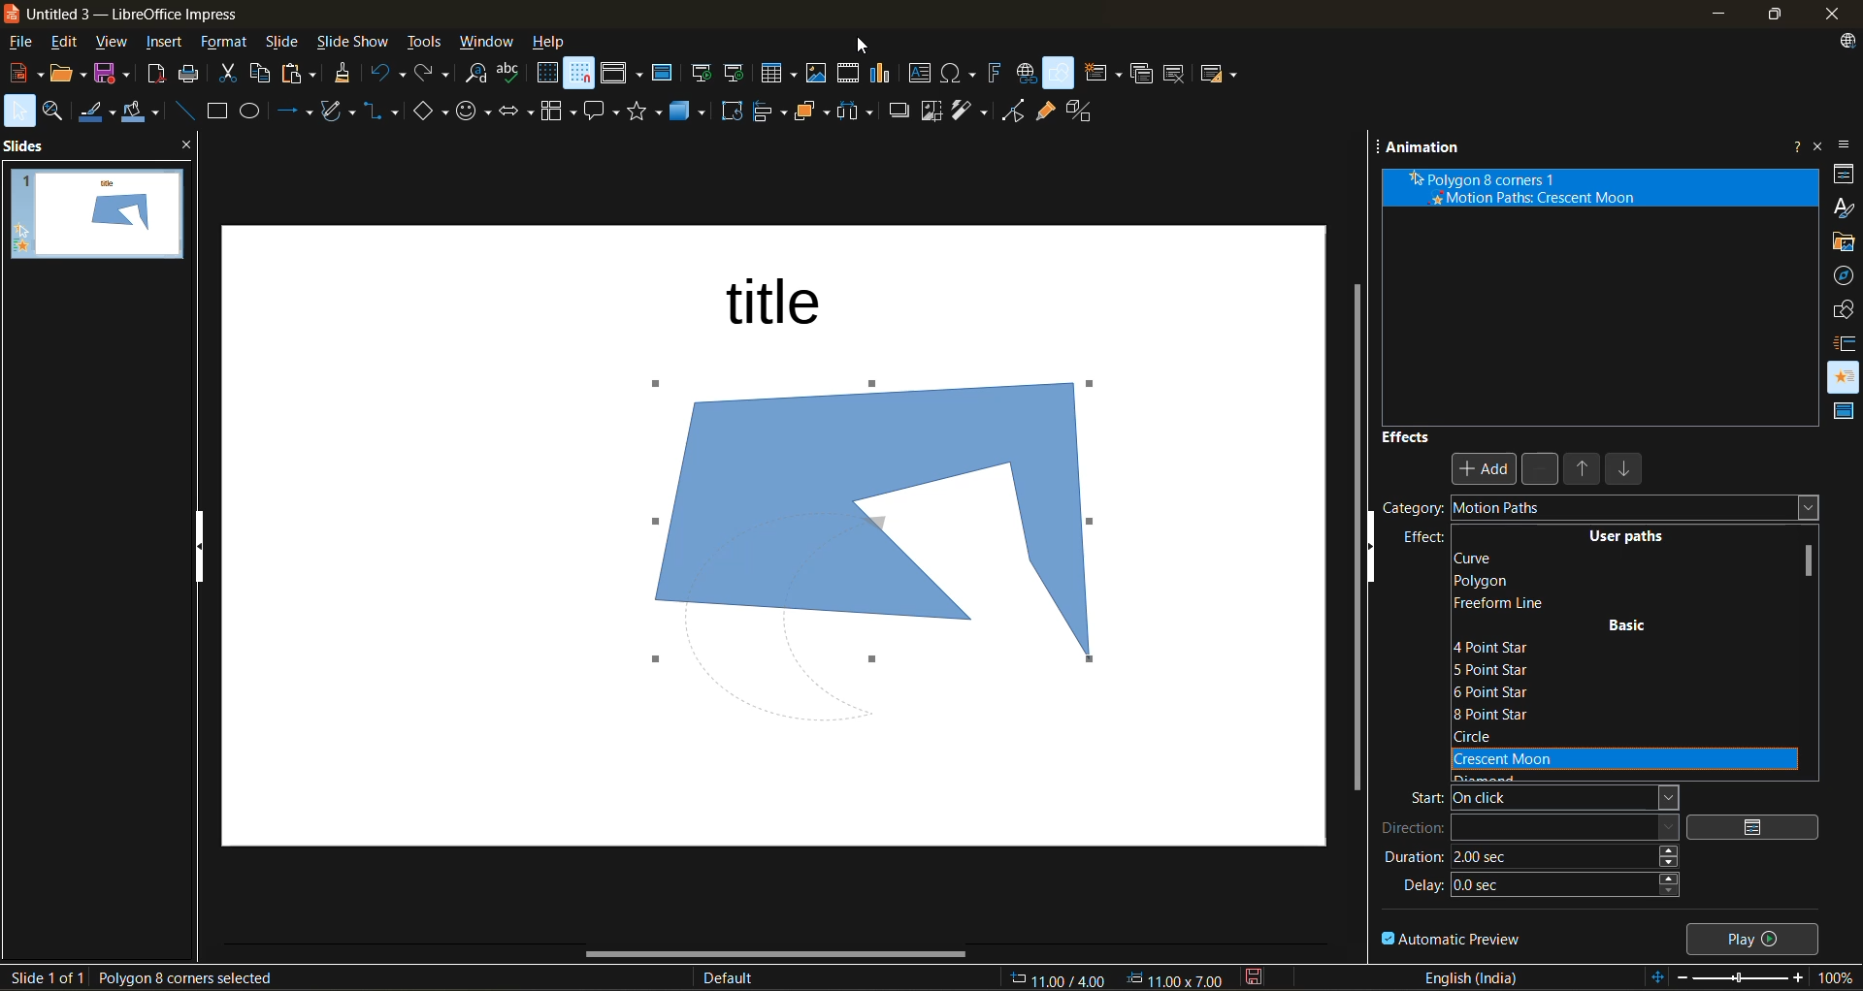 This screenshot has width=1863, height=991. I want to click on close sidebar deck, so click(1821, 144).